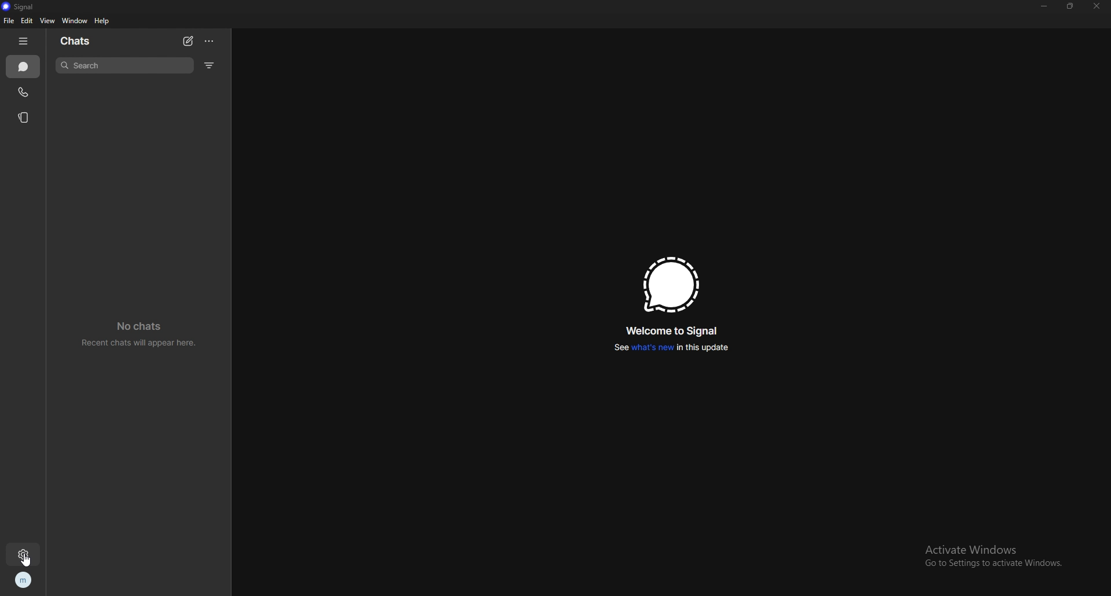  I want to click on welcome to signal, so click(675, 330).